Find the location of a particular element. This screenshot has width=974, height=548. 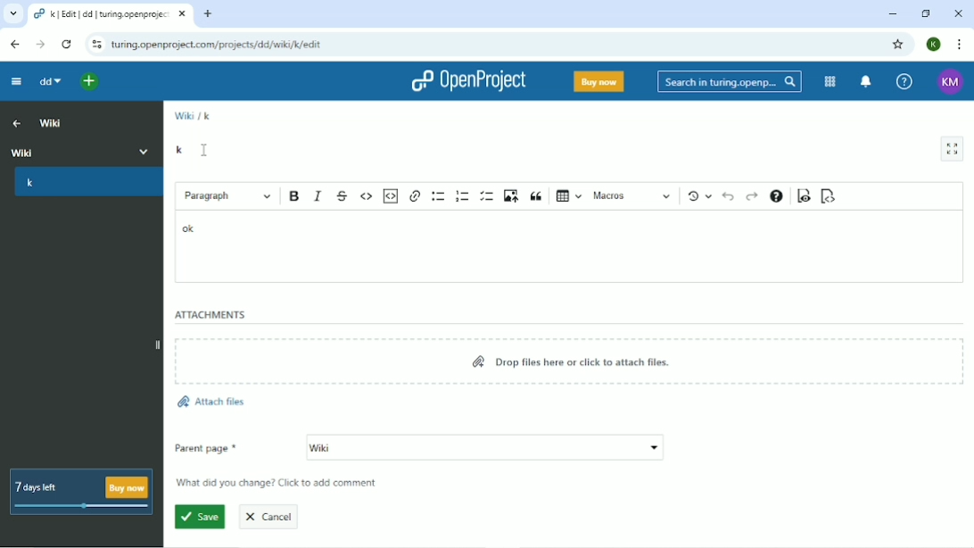

Customize and control google chrome is located at coordinates (958, 45).